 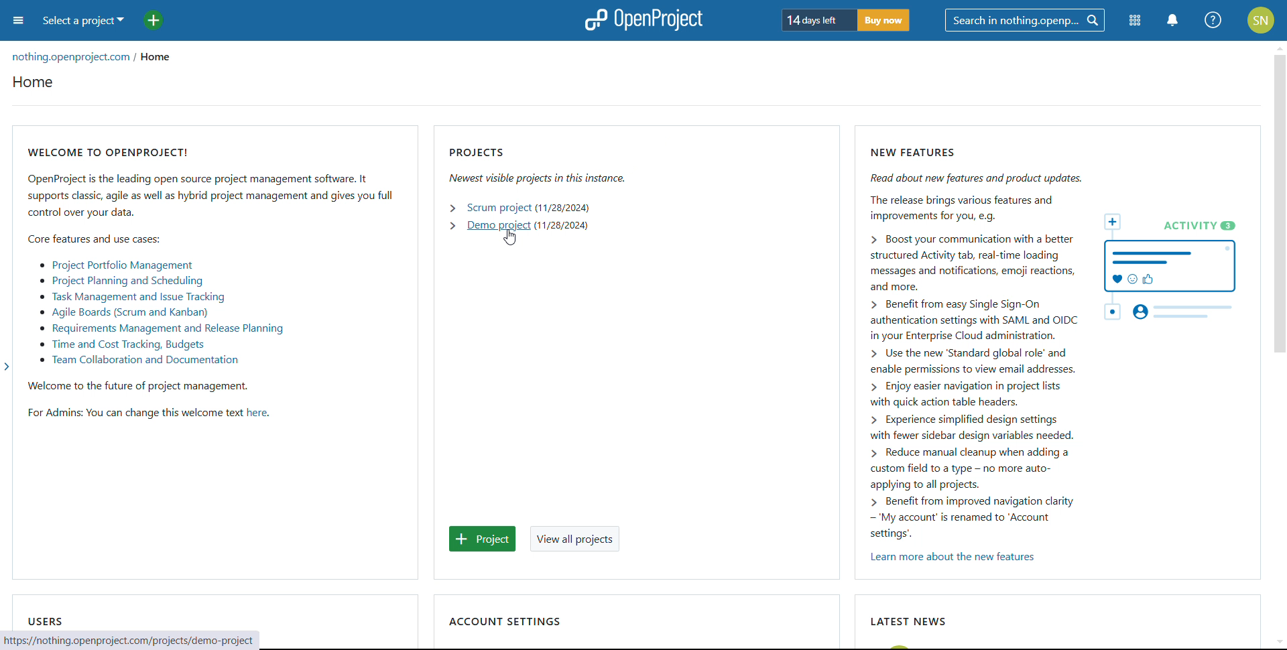 I want to click on days left for trial, so click(x=816, y=21).